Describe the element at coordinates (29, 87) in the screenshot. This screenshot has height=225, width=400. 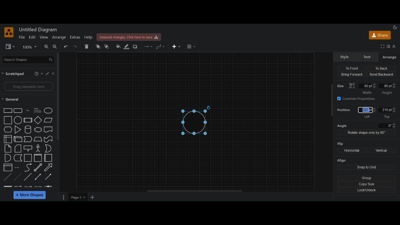
I see `drag elements here` at that location.